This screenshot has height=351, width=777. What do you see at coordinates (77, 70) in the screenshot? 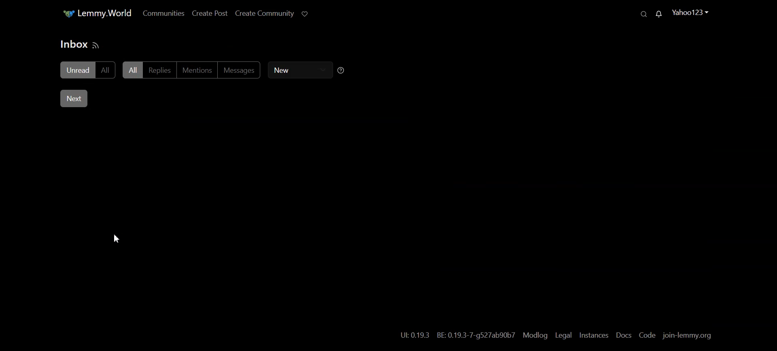
I see `Unread` at bounding box center [77, 70].